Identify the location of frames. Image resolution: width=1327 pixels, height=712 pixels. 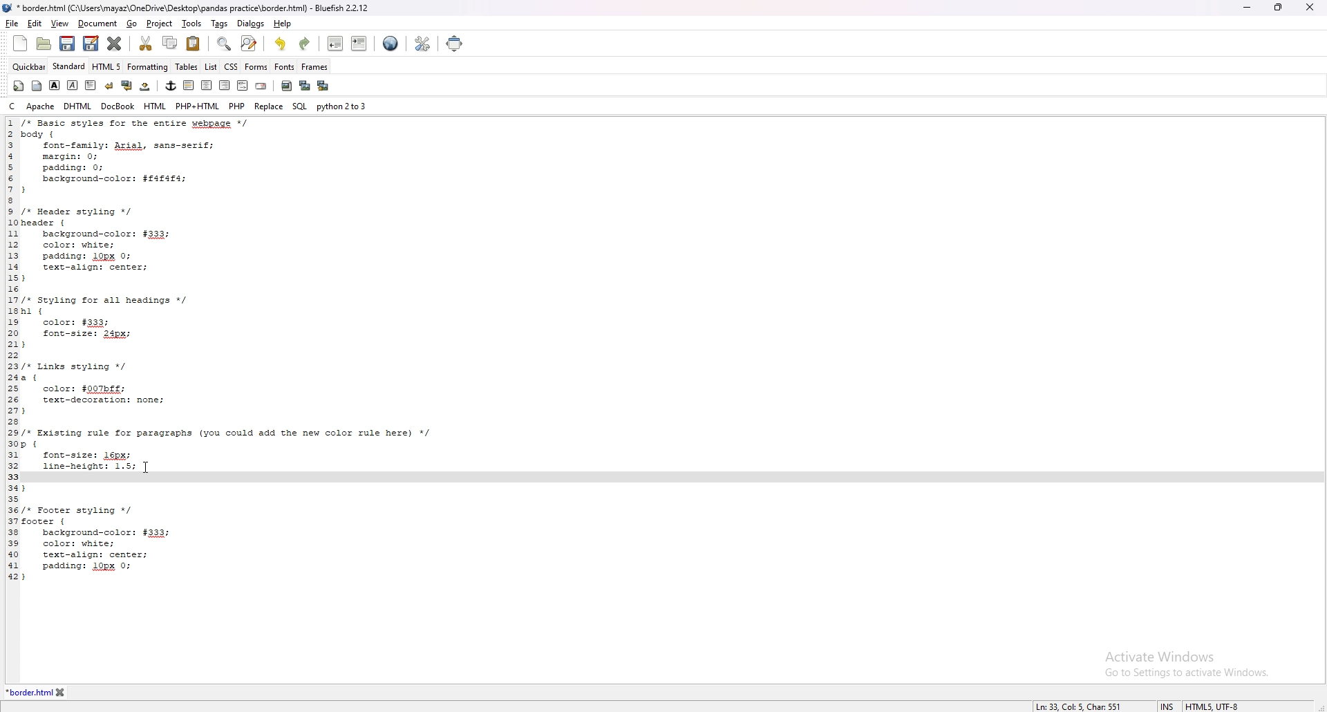
(314, 66).